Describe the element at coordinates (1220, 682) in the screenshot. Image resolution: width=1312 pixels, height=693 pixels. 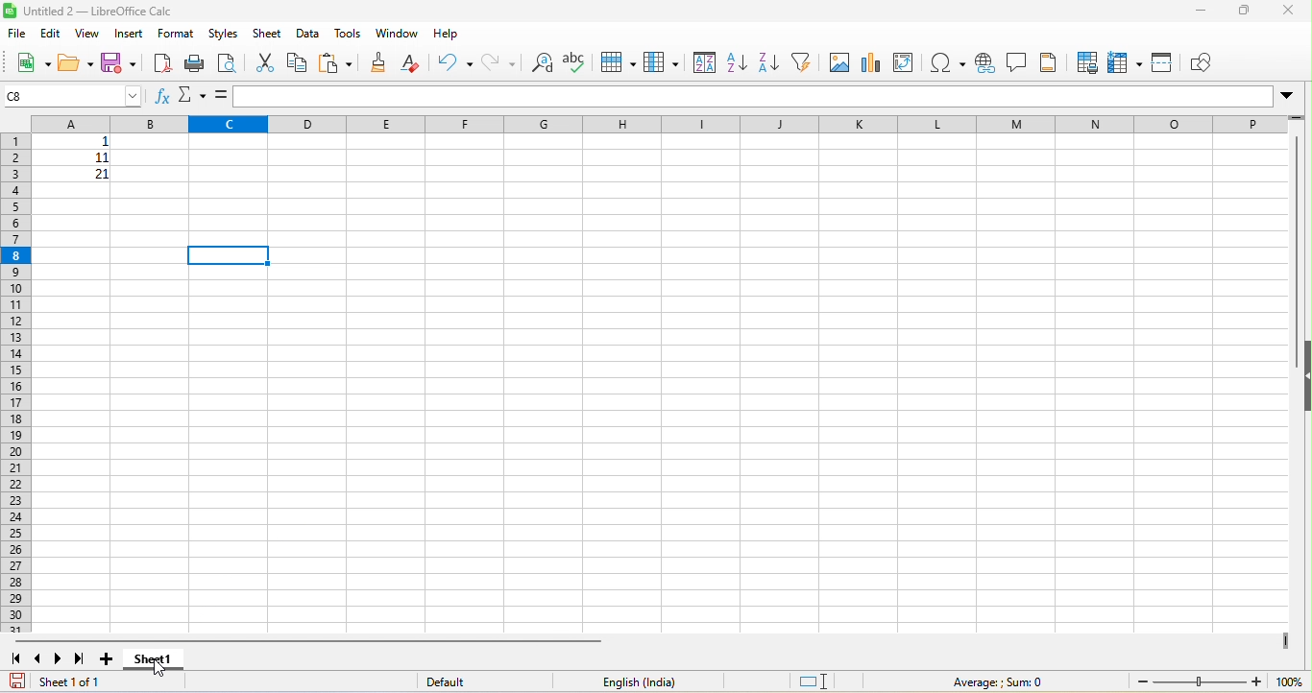
I see `zoom` at that location.